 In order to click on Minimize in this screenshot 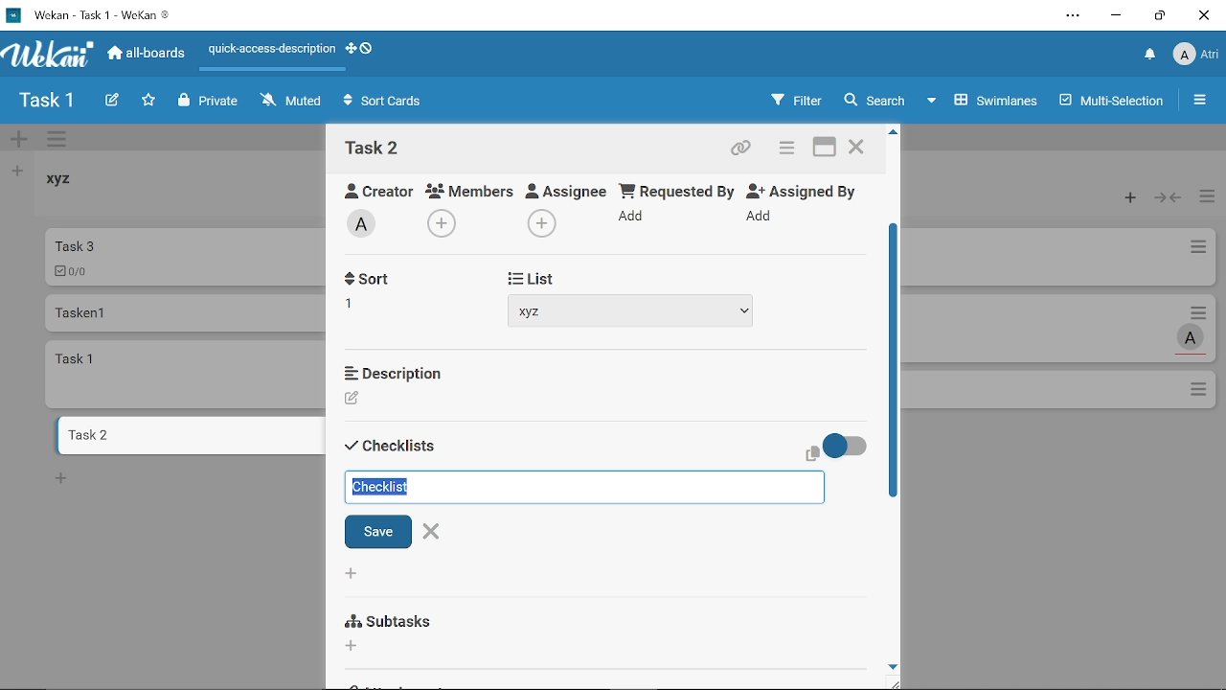, I will do `click(1117, 18)`.